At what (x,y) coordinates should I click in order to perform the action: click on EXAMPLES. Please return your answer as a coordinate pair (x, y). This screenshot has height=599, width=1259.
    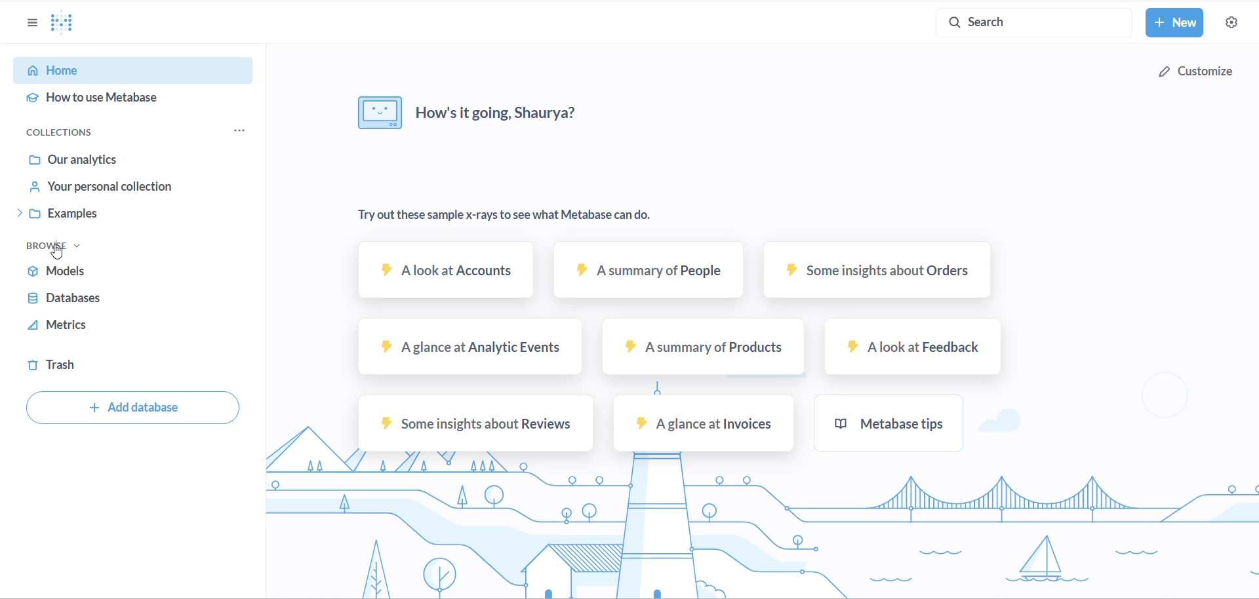
    Looking at the image, I should click on (97, 216).